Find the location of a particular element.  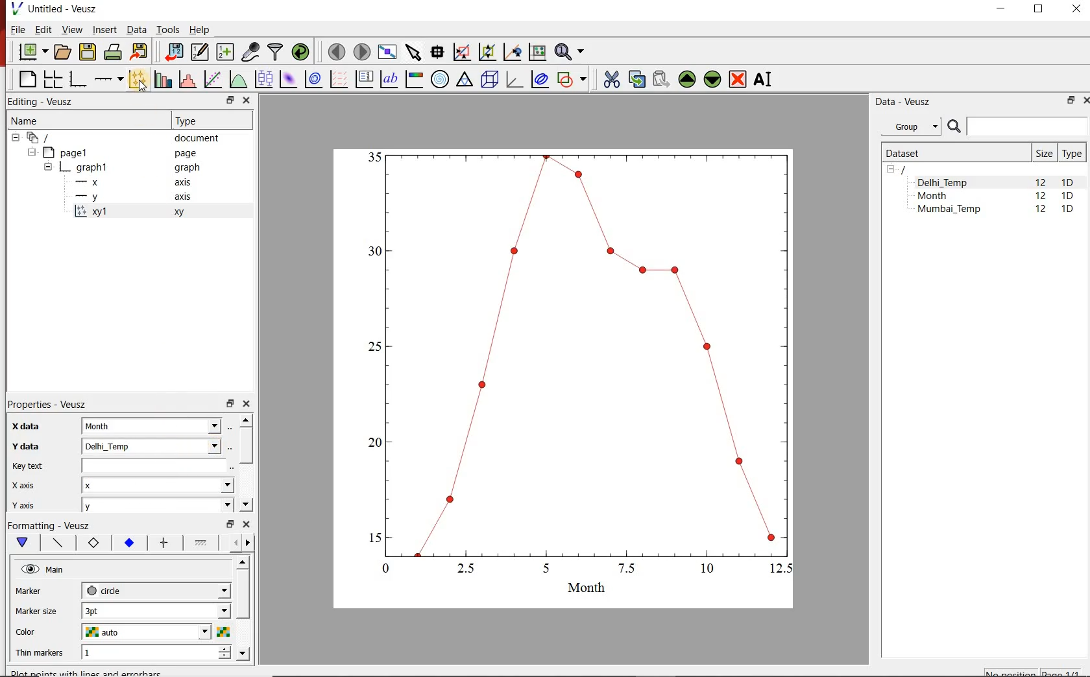

Main formatting is located at coordinates (20, 543).